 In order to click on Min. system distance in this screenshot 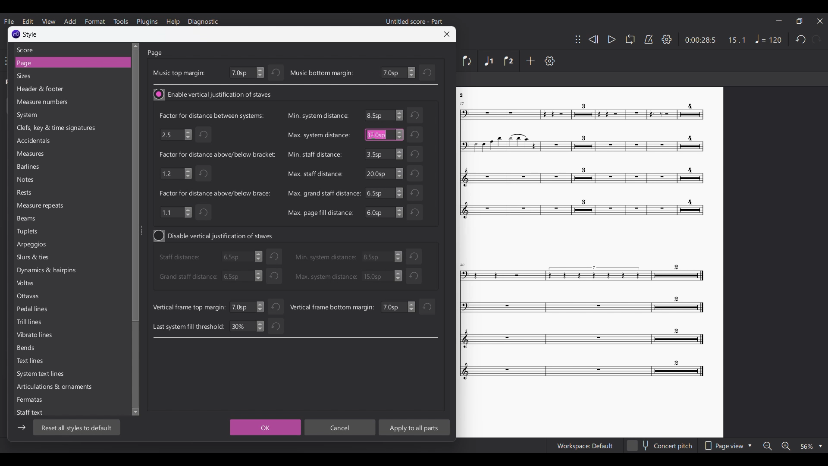, I will do `click(325, 257)`.